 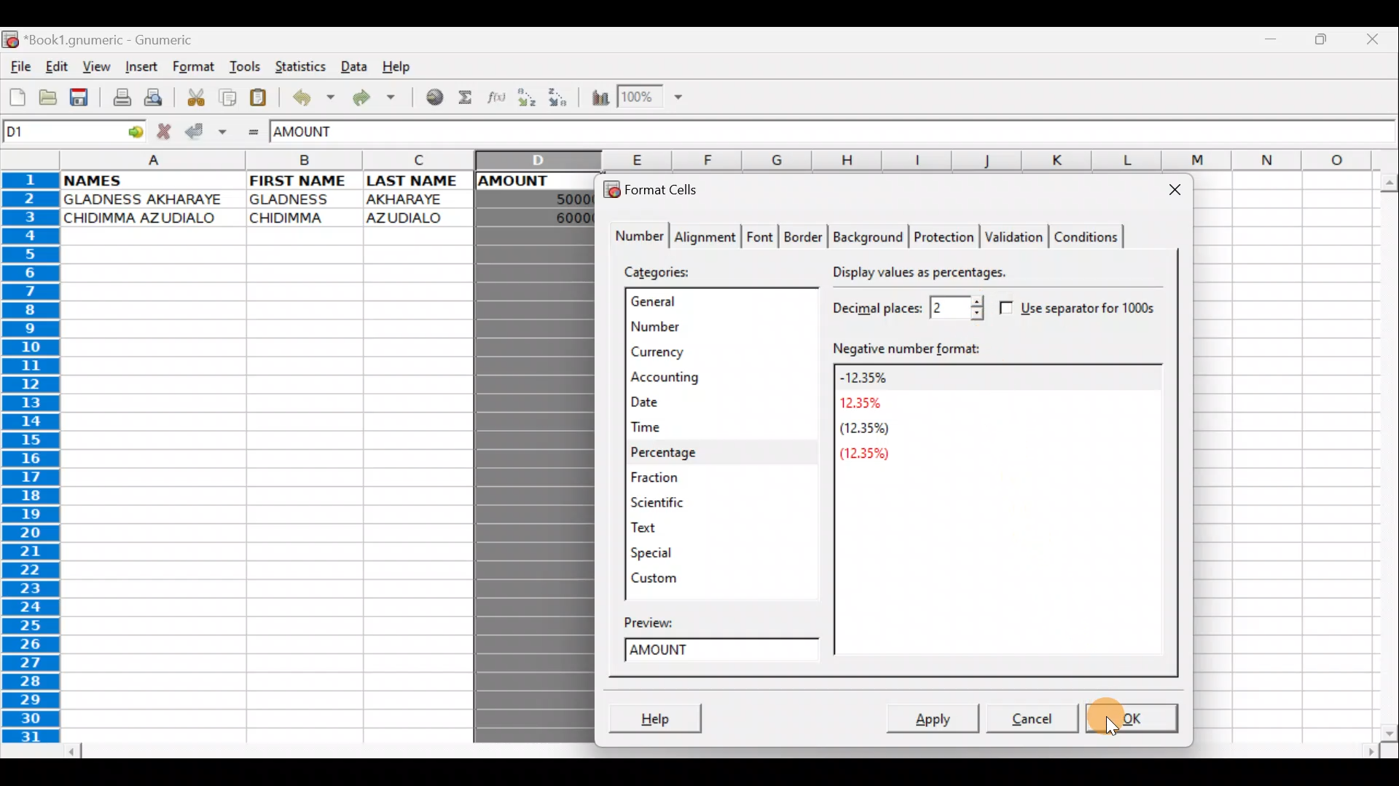 I want to click on Insert, so click(x=140, y=69).